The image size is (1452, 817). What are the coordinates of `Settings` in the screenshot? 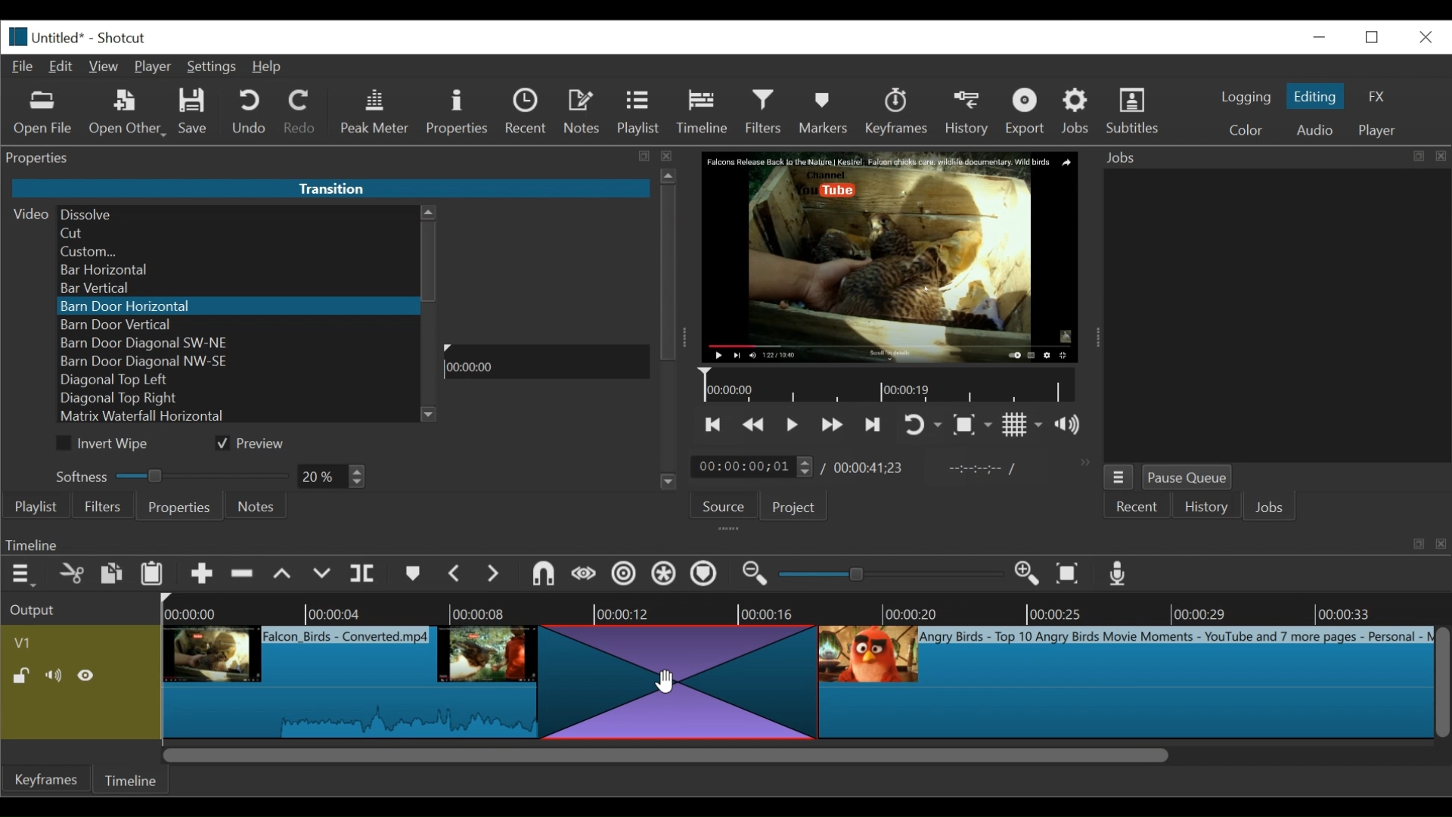 It's located at (212, 66).